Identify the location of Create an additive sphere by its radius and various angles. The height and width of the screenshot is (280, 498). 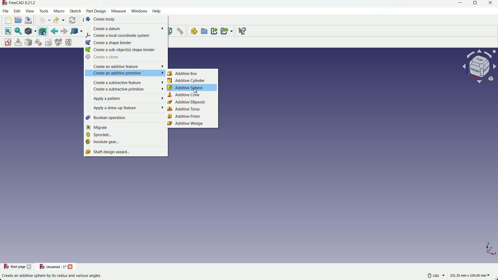
(53, 276).